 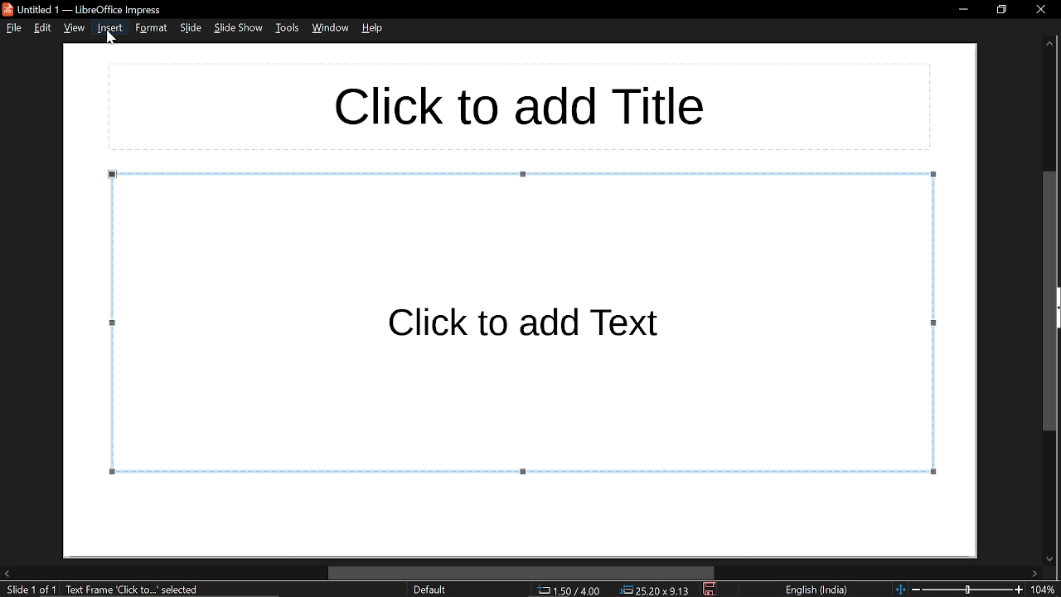 I want to click on Space for title, so click(x=518, y=107).